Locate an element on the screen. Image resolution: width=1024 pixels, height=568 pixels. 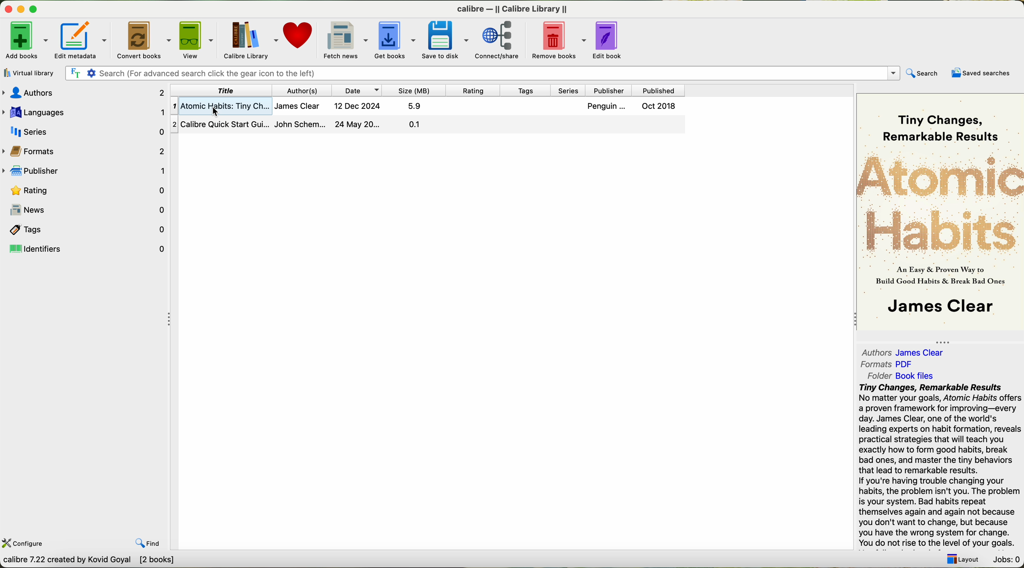
calibre is located at coordinates (512, 10).